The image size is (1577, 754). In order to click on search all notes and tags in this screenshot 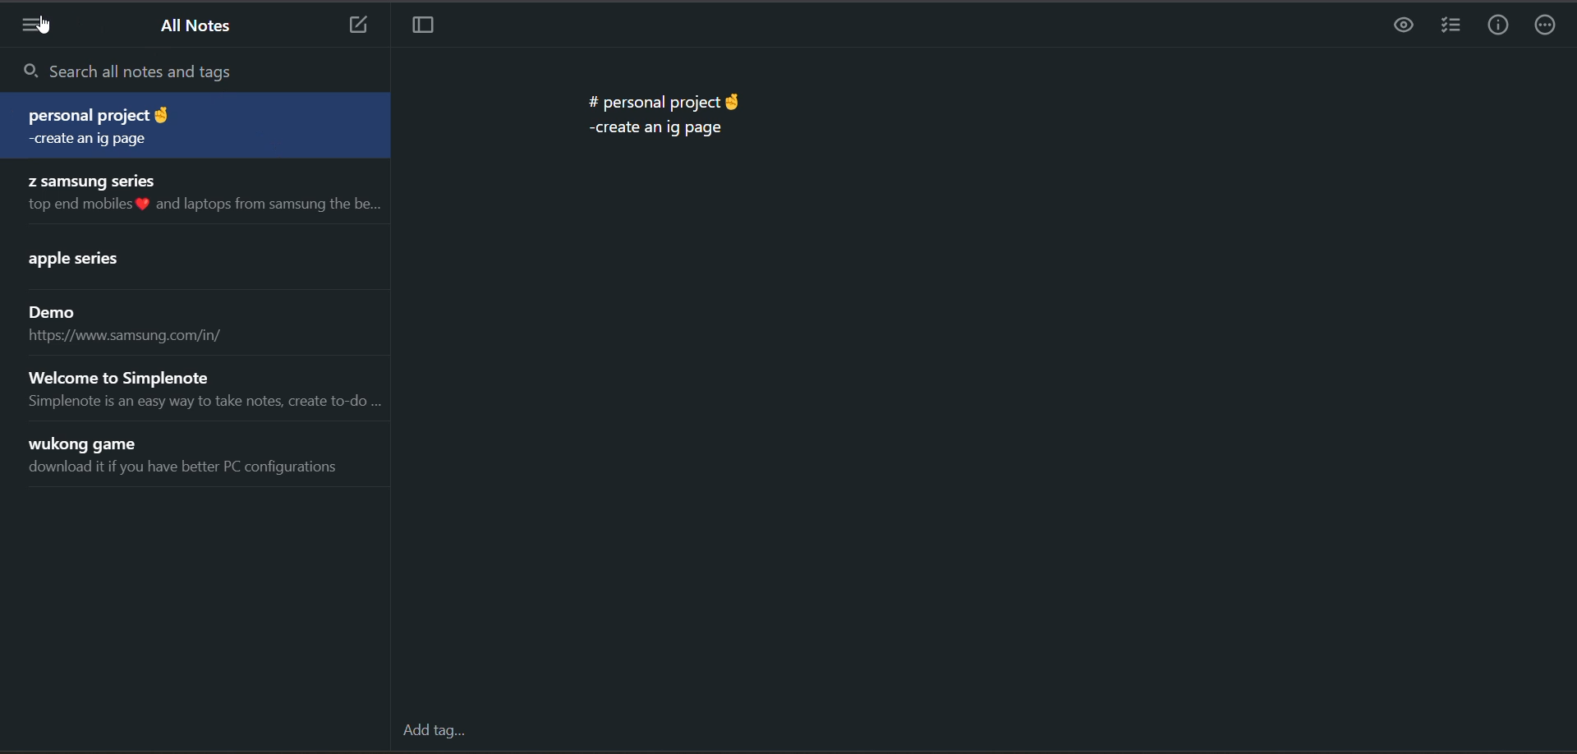, I will do `click(203, 75)`.